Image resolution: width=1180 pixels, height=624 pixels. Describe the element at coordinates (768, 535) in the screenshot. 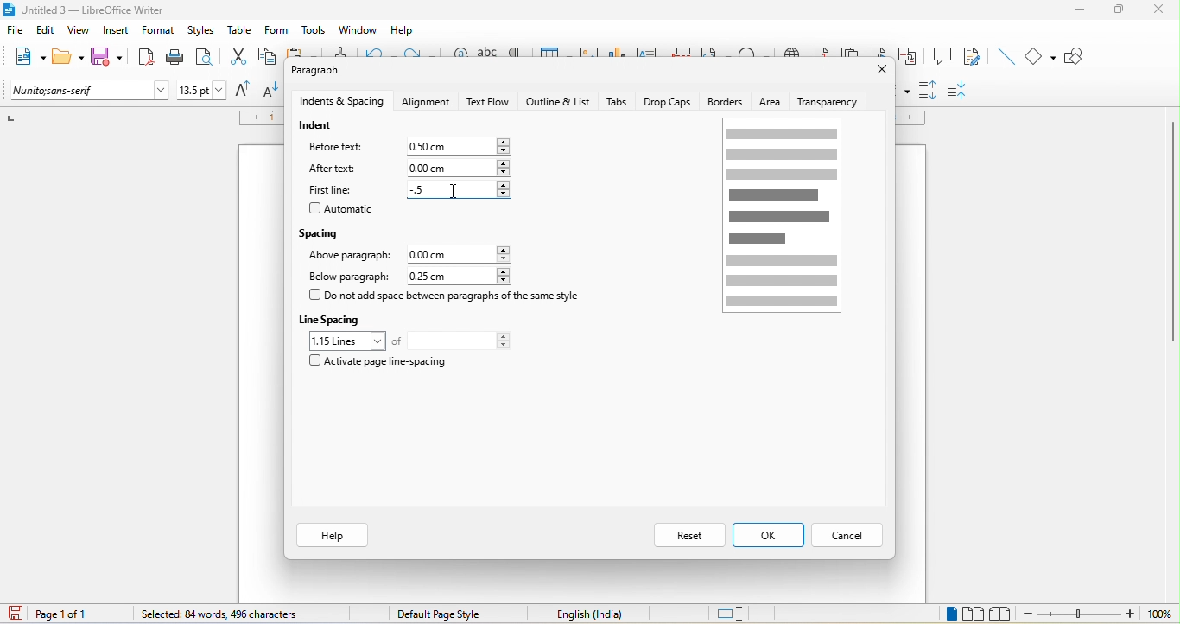

I see `ok` at that location.